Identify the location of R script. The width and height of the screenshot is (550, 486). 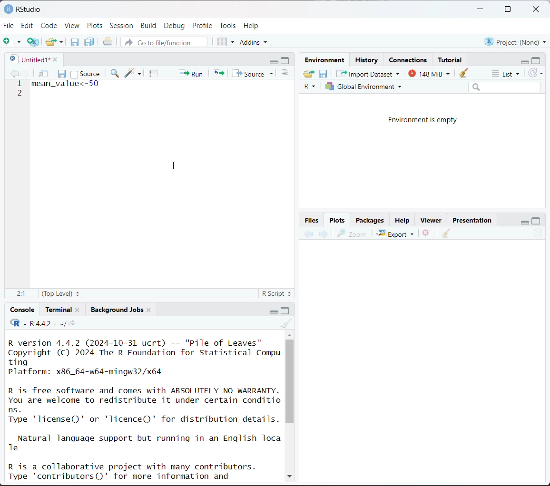
(277, 295).